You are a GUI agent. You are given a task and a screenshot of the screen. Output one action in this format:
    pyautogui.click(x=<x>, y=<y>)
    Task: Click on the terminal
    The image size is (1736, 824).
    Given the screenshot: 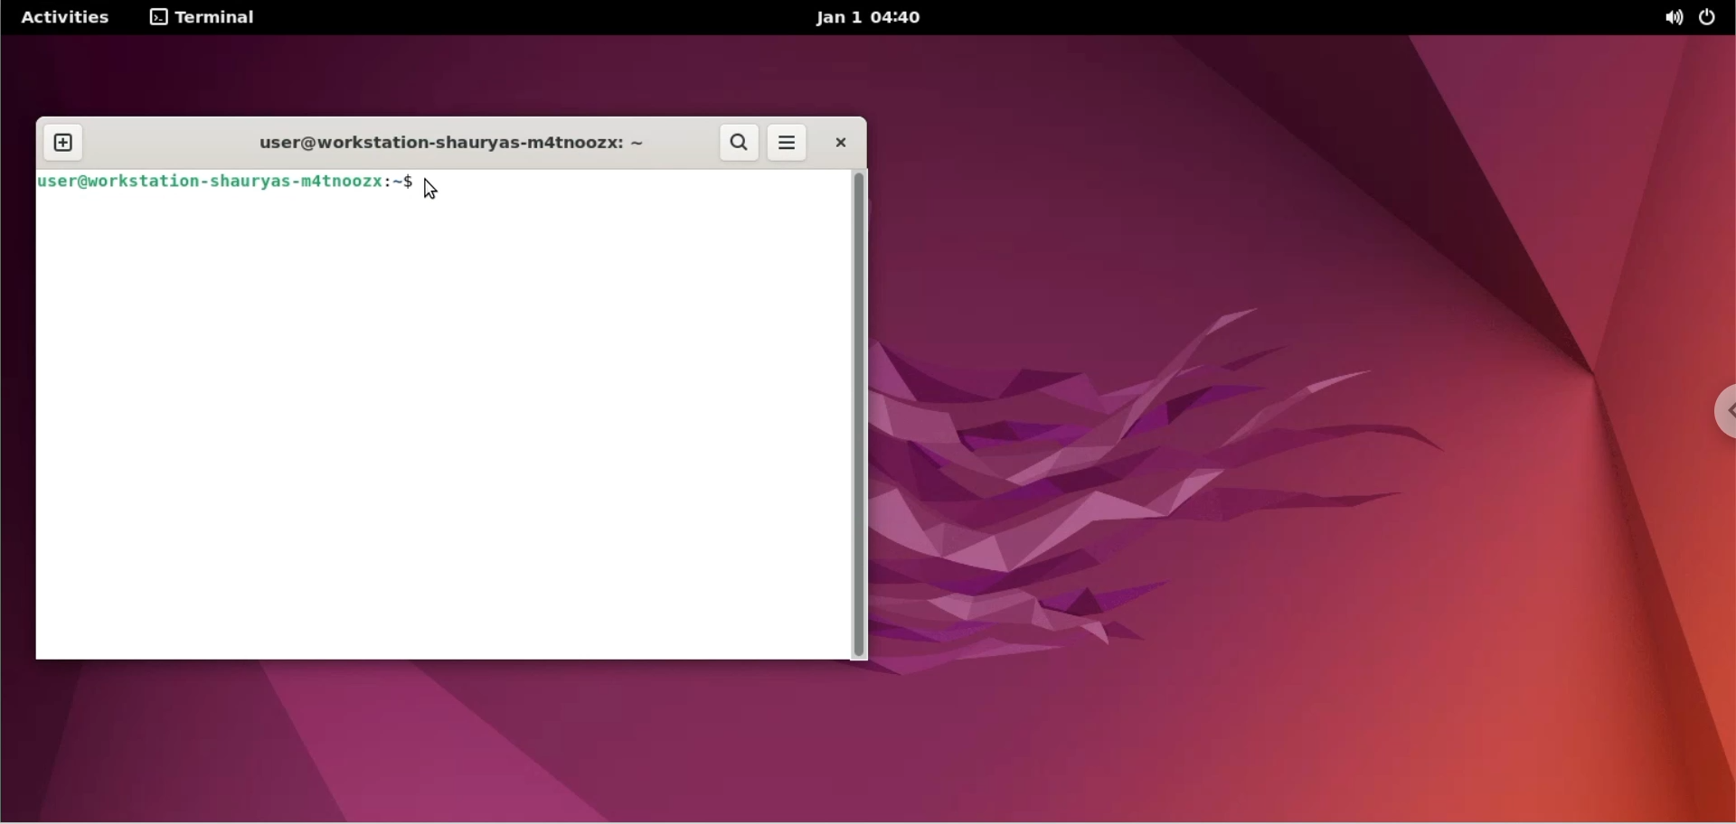 What is the action you would take?
    pyautogui.click(x=202, y=19)
    